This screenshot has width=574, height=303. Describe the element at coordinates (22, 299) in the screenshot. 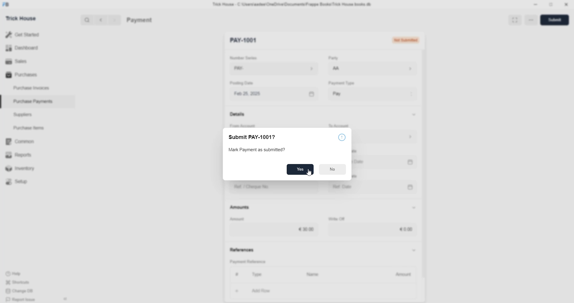

I see `Report Issue` at that location.